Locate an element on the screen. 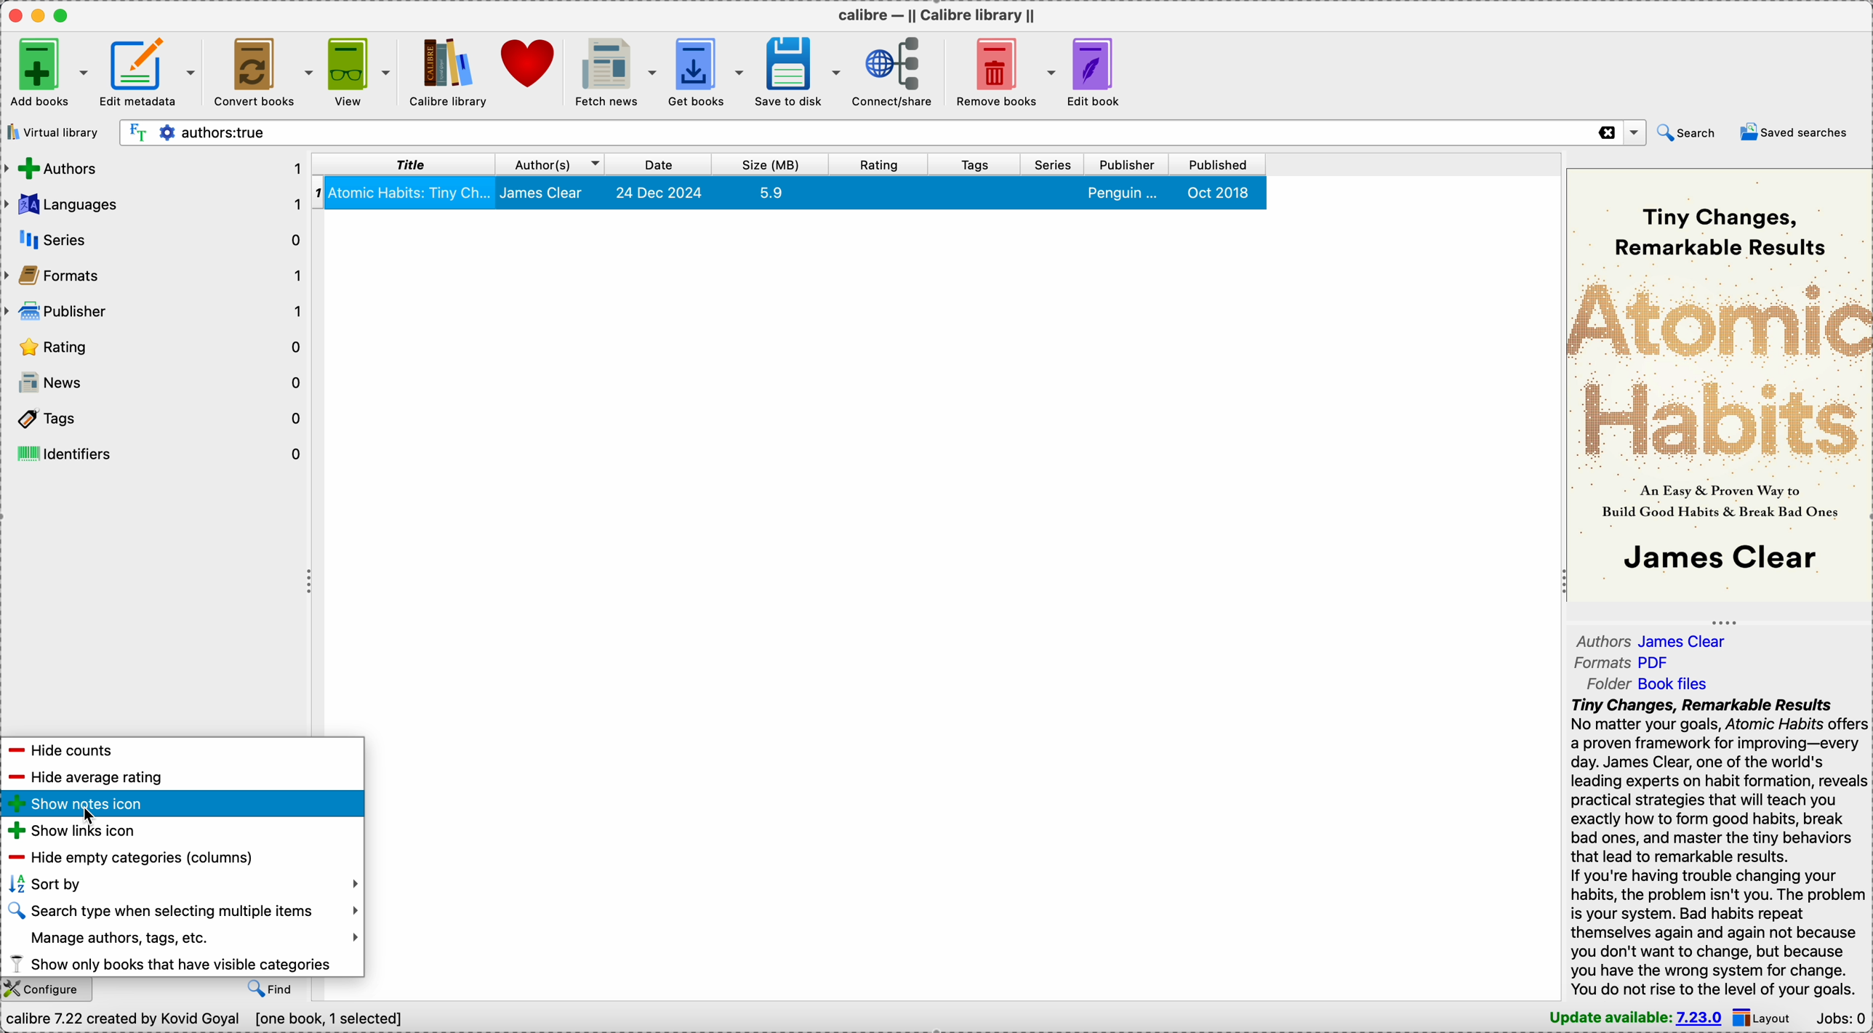 Image resolution: width=1873 pixels, height=1033 pixels. convert books is located at coordinates (263, 73).